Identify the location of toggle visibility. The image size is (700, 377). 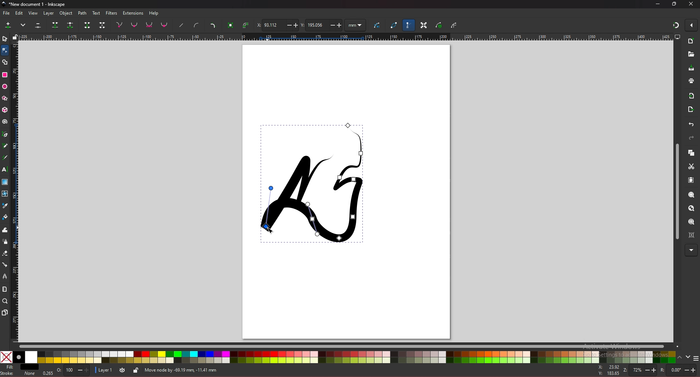
(123, 370).